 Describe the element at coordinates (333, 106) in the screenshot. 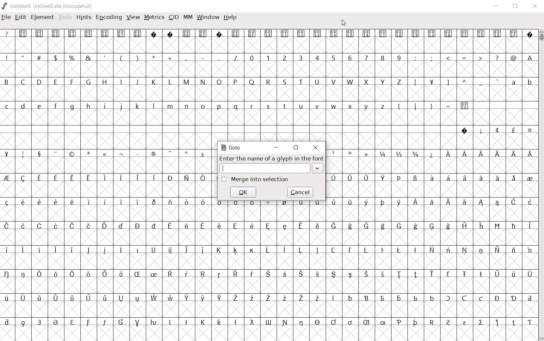

I see `w` at that location.